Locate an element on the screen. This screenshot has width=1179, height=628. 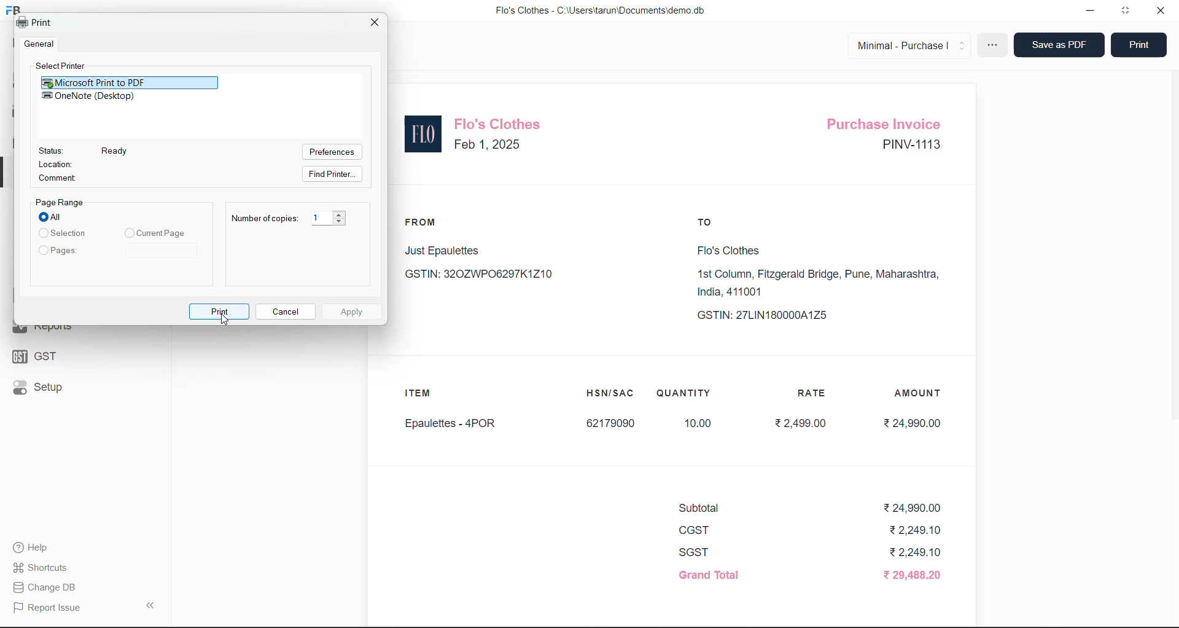
RATE is located at coordinates (814, 391).